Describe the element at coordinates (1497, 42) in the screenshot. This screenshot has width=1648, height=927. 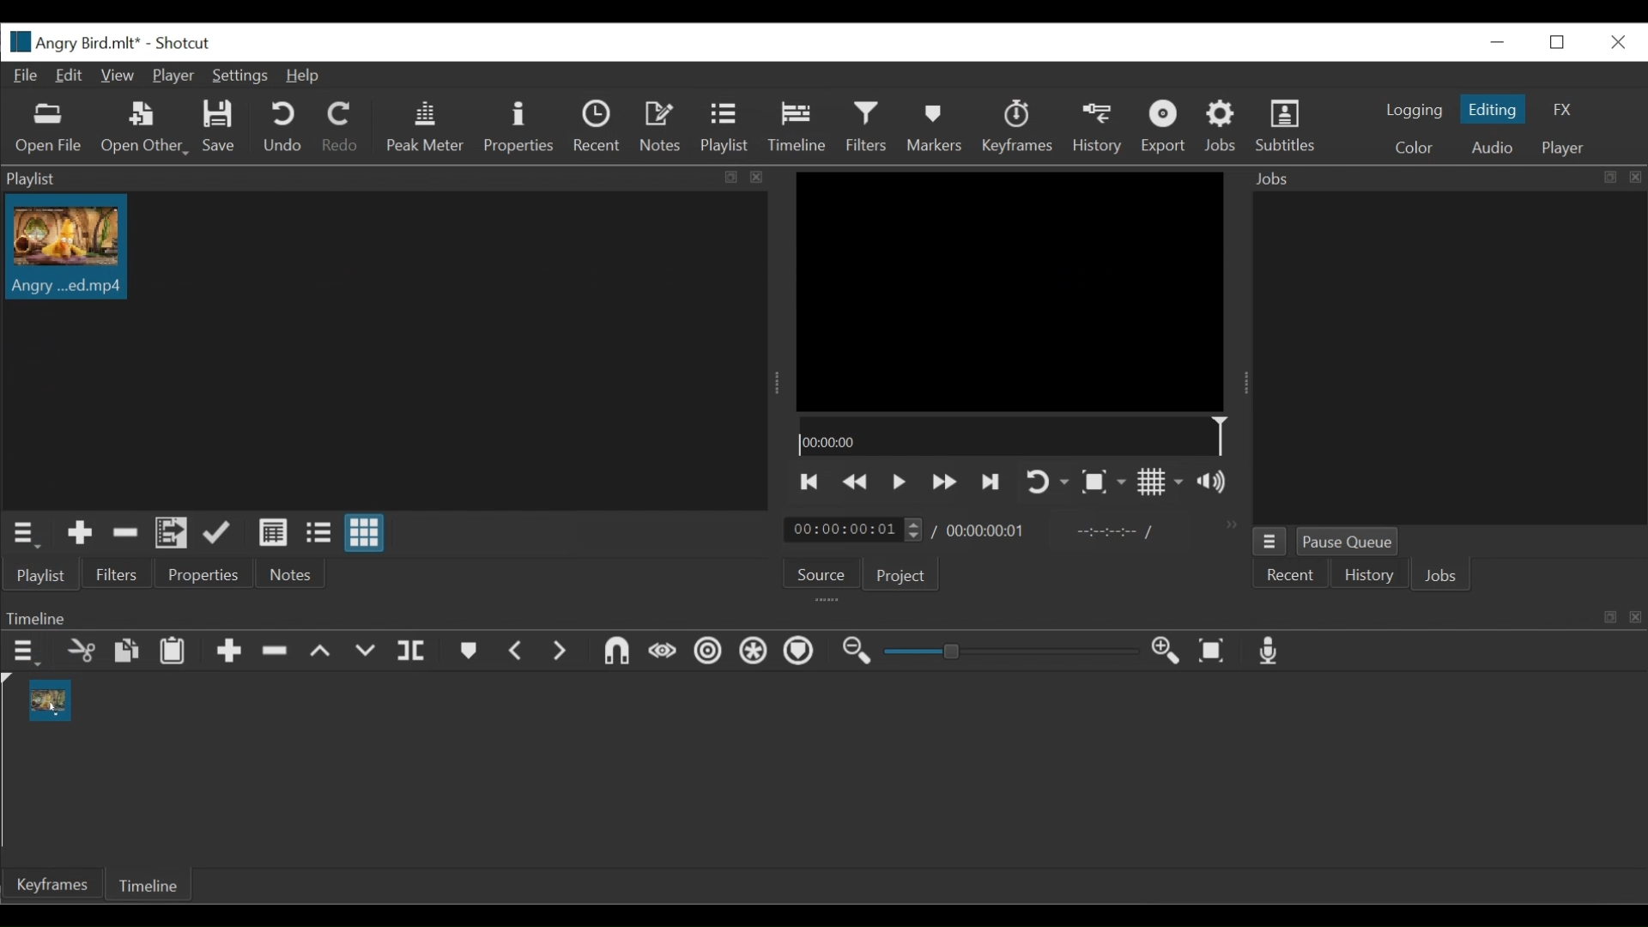
I see `minimize` at that location.